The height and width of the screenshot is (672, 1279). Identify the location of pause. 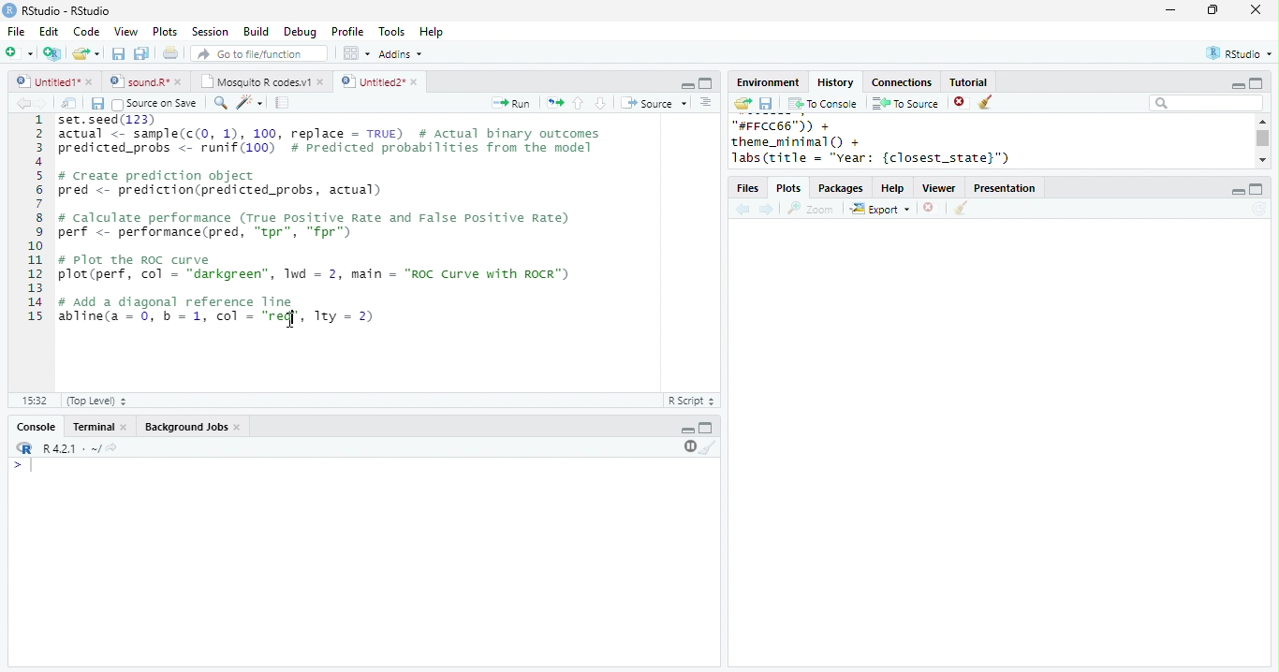
(688, 446).